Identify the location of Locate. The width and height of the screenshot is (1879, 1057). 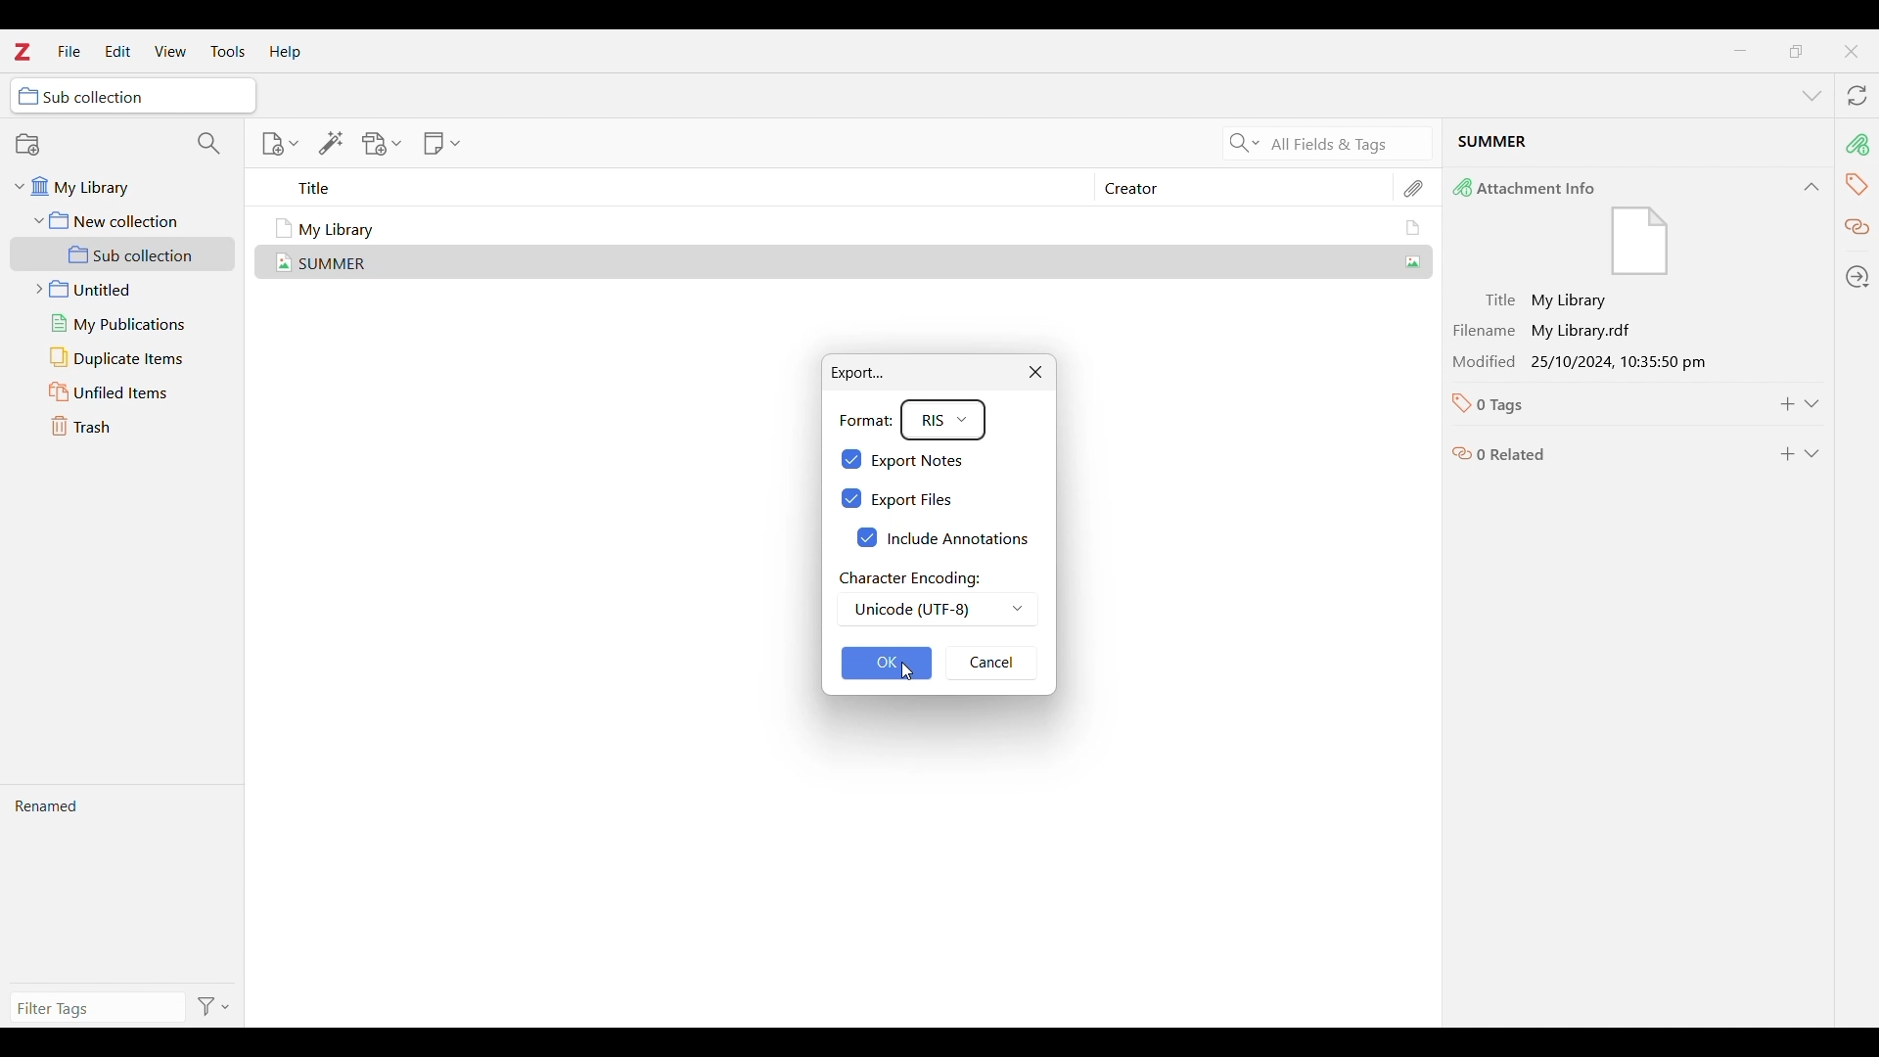
(1858, 276).